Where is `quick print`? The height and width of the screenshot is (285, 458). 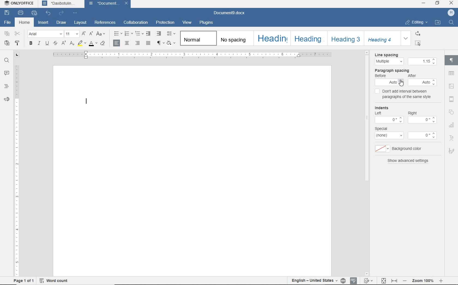
quick print is located at coordinates (35, 13).